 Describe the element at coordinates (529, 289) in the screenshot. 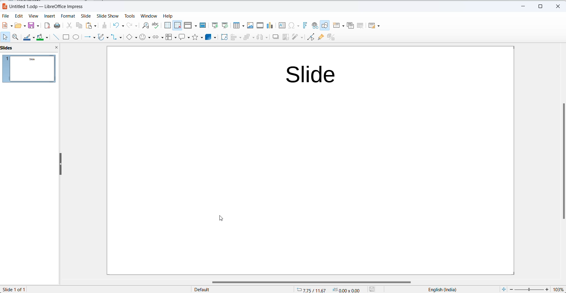

I see `zoom slider` at that location.